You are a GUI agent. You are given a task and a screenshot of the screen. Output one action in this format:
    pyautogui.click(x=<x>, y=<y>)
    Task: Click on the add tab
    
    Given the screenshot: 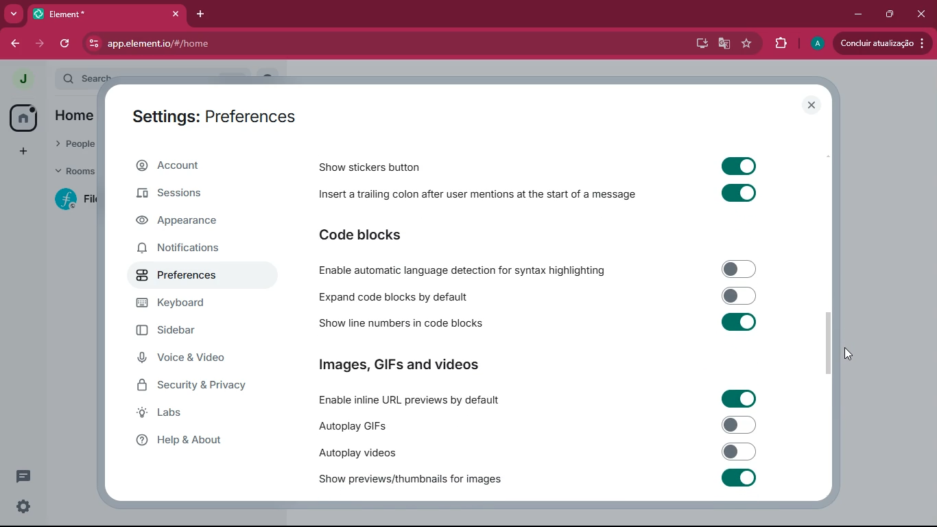 What is the action you would take?
    pyautogui.click(x=205, y=13)
    